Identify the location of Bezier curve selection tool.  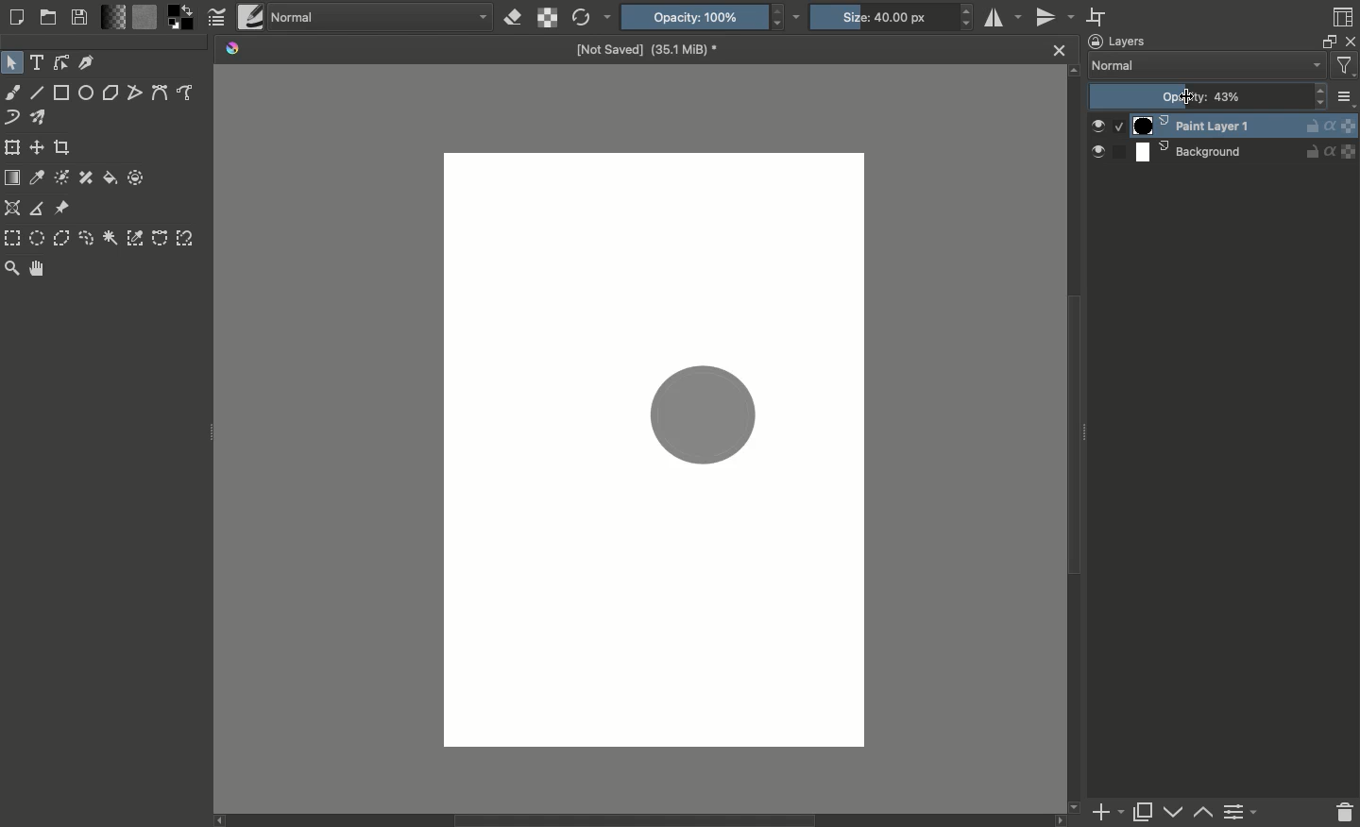
(160, 240).